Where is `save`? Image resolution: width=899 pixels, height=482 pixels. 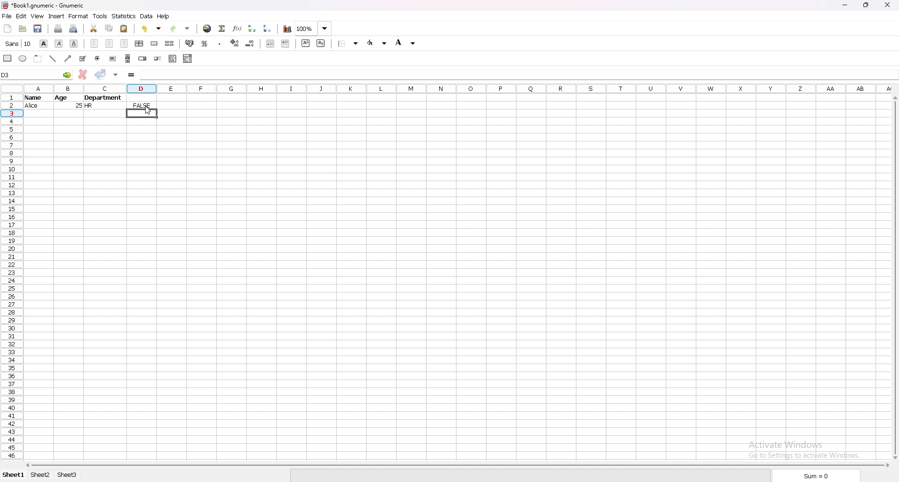
save is located at coordinates (37, 29).